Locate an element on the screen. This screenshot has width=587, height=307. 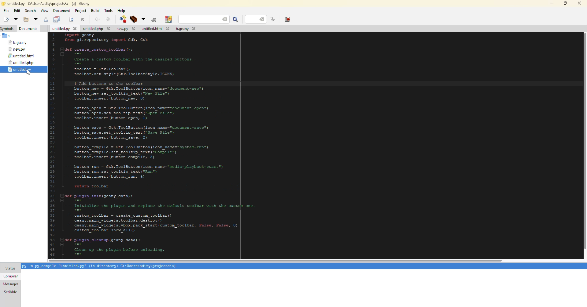
untitled.html is located at coordinates (23, 56).